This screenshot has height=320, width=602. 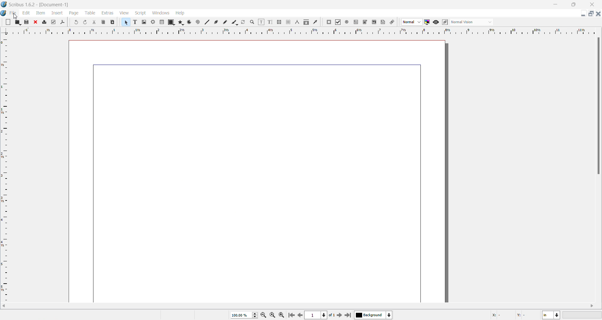 I want to click on paste, so click(x=113, y=23).